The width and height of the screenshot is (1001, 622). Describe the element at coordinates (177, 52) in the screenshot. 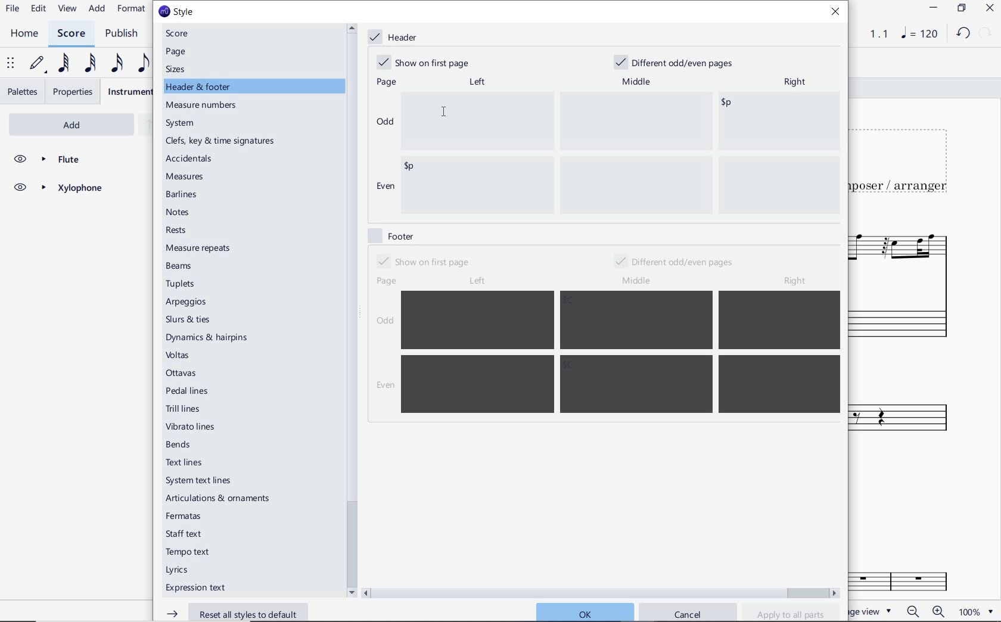

I see `page` at that location.